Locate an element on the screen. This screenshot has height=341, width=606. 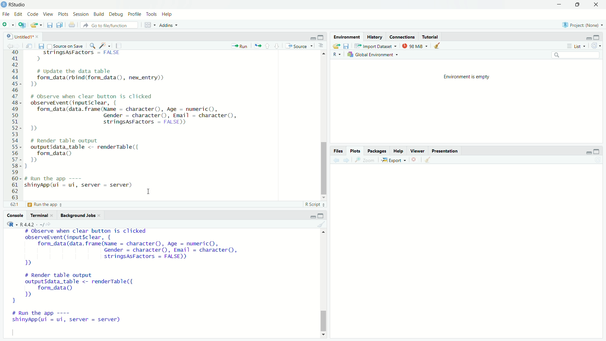
save all open documents is located at coordinates (60, 25).